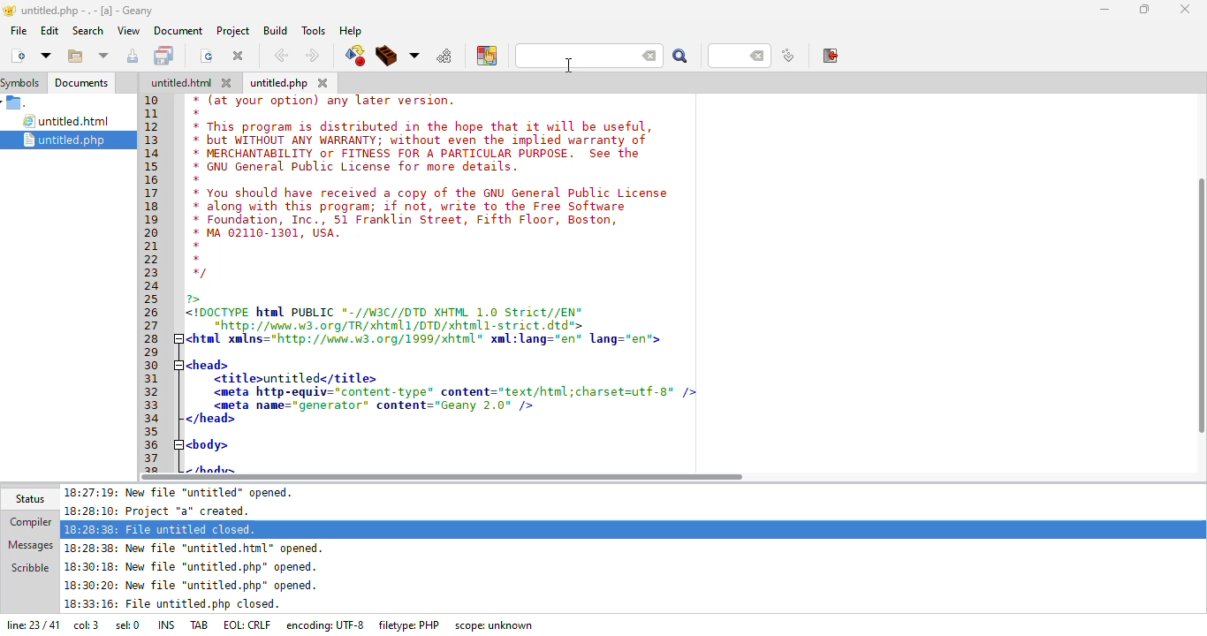  What do you see at coordinates (178, 30) in the screenshot?
I see `document` at bounding box center [178, 30].